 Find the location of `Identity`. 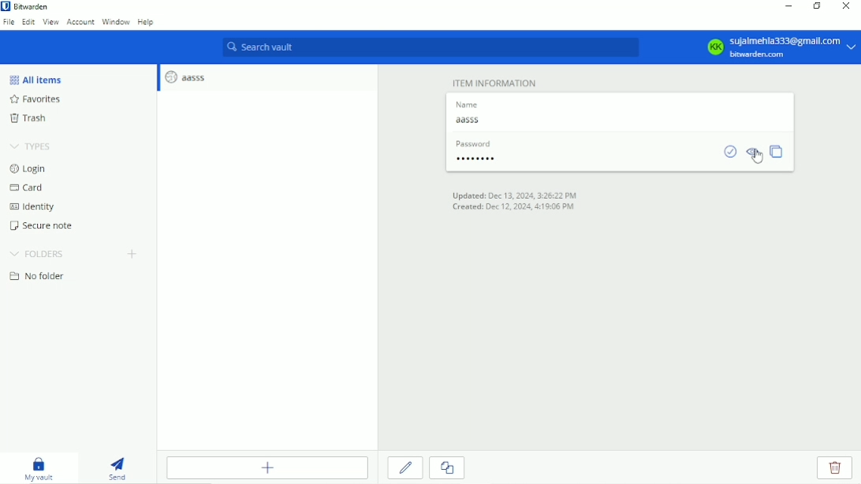

Identity is located at coordinates (35, 208).